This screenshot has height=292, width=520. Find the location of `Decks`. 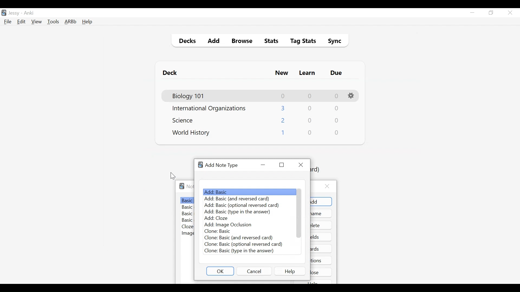

Decks is located at coordinates (186, 42).